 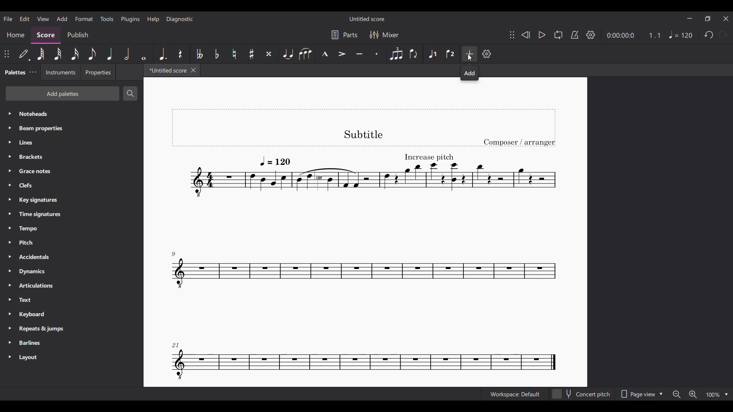 I want to click on Voice 1, so click(x=433, y=54).